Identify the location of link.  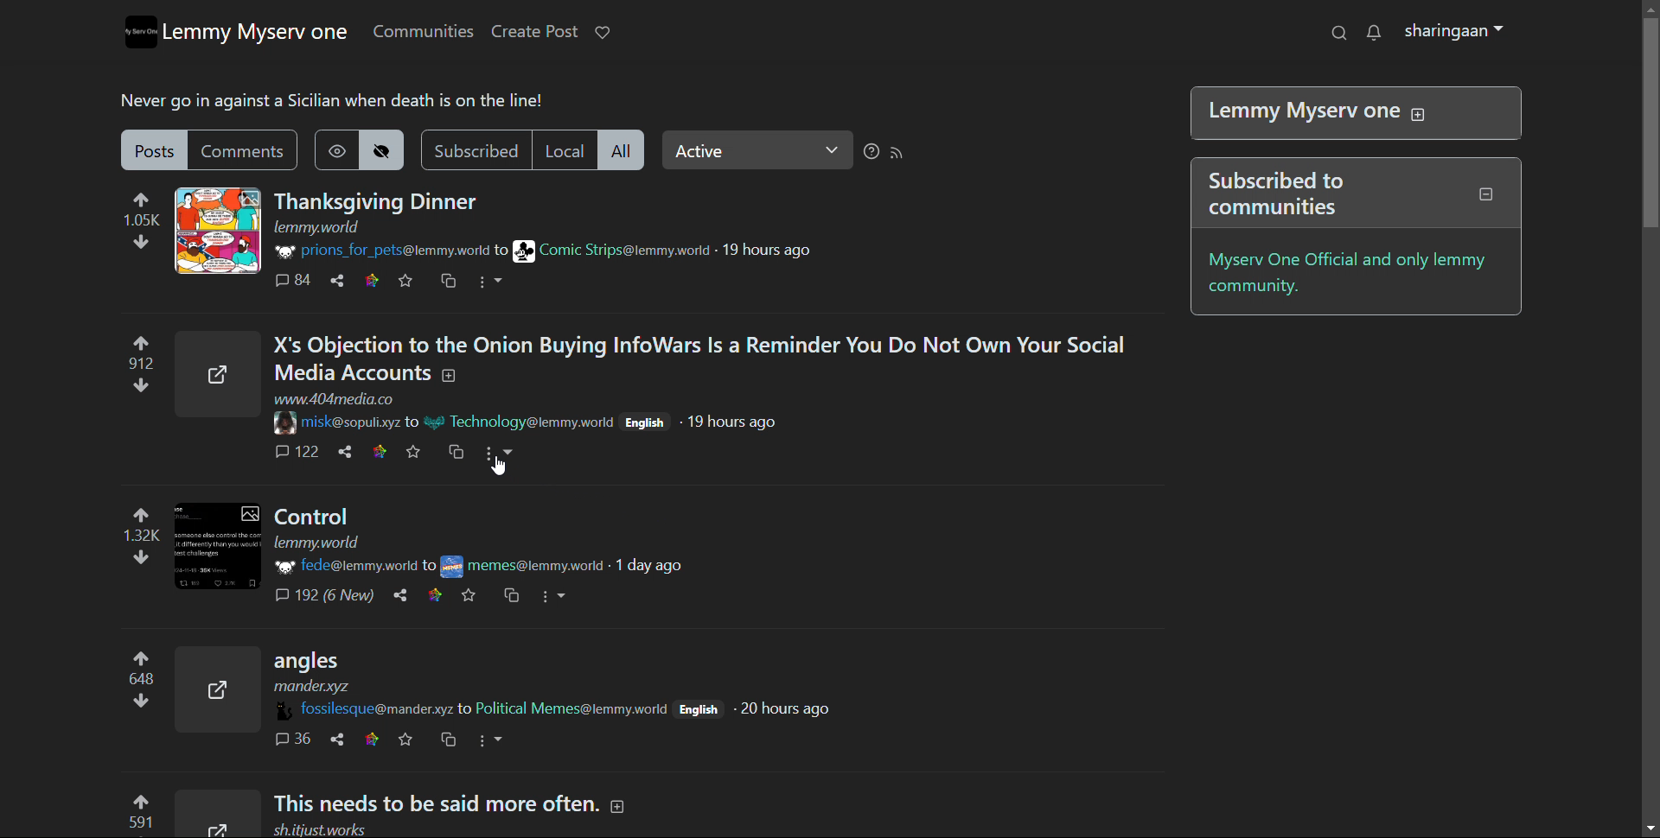
(372, 280).